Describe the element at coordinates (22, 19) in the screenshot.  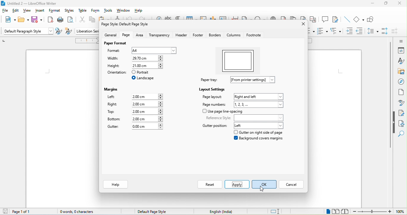
I see `open` at that location.